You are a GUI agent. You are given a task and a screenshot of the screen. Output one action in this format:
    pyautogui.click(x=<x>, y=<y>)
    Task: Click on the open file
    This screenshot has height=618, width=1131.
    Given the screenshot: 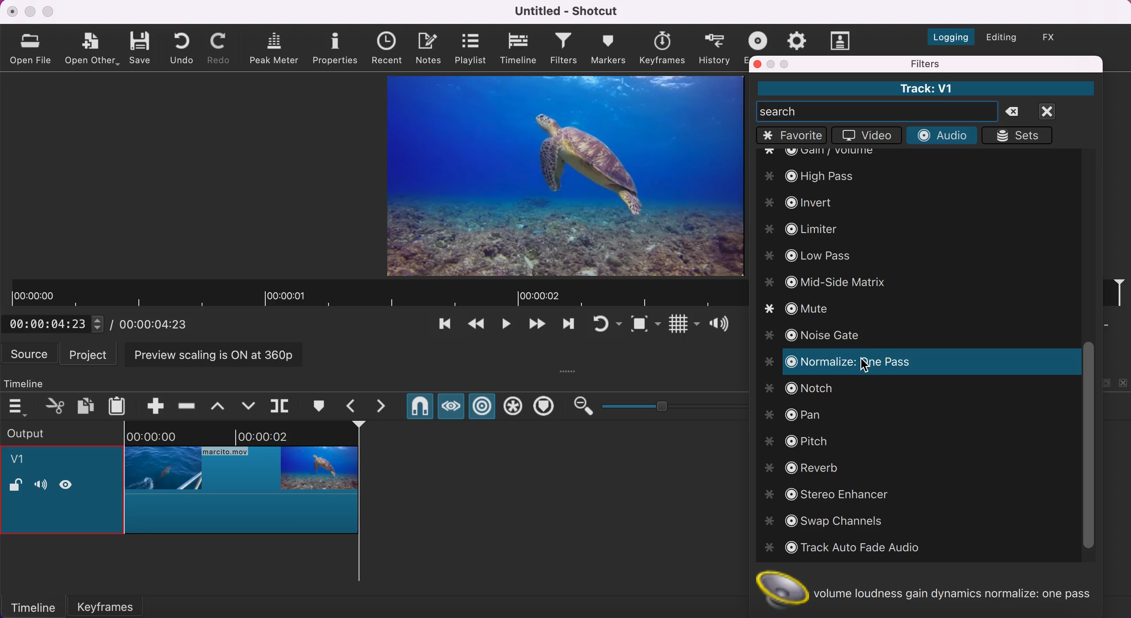 What is the action you would take?
    pyautogui.click(x=33, y=48)
    